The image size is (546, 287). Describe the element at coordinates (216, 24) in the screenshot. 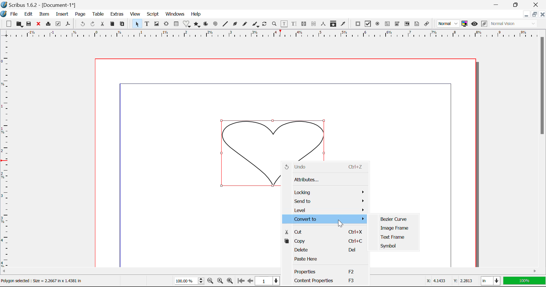

I see `Spiral` at that location.